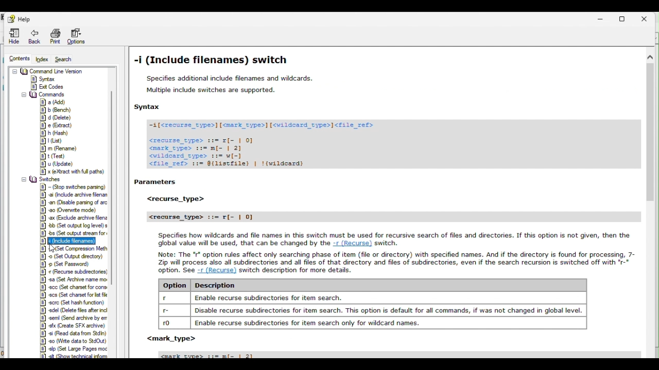 This screenshot has width=659, height=370. I want to click on Command line version, so click(49, 71).